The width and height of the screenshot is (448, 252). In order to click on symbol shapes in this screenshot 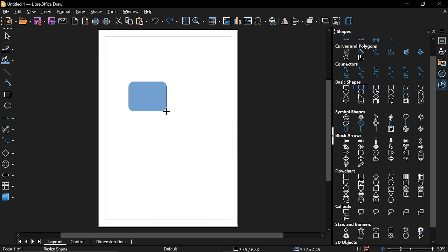, I will do `click(383, 124)`.